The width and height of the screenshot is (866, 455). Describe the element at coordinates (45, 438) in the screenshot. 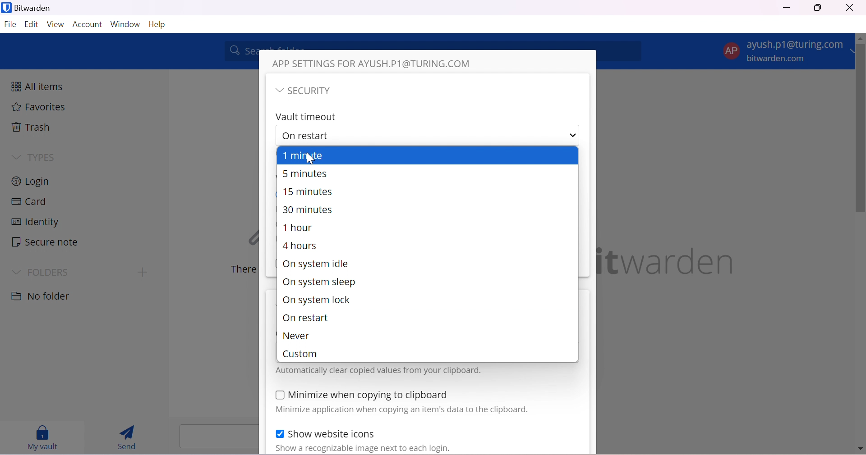

I see `My vault` at that location.